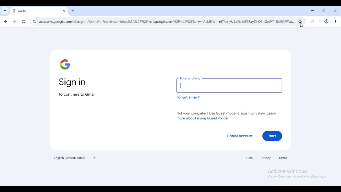  I want to click on close tab, so click(64, 11).